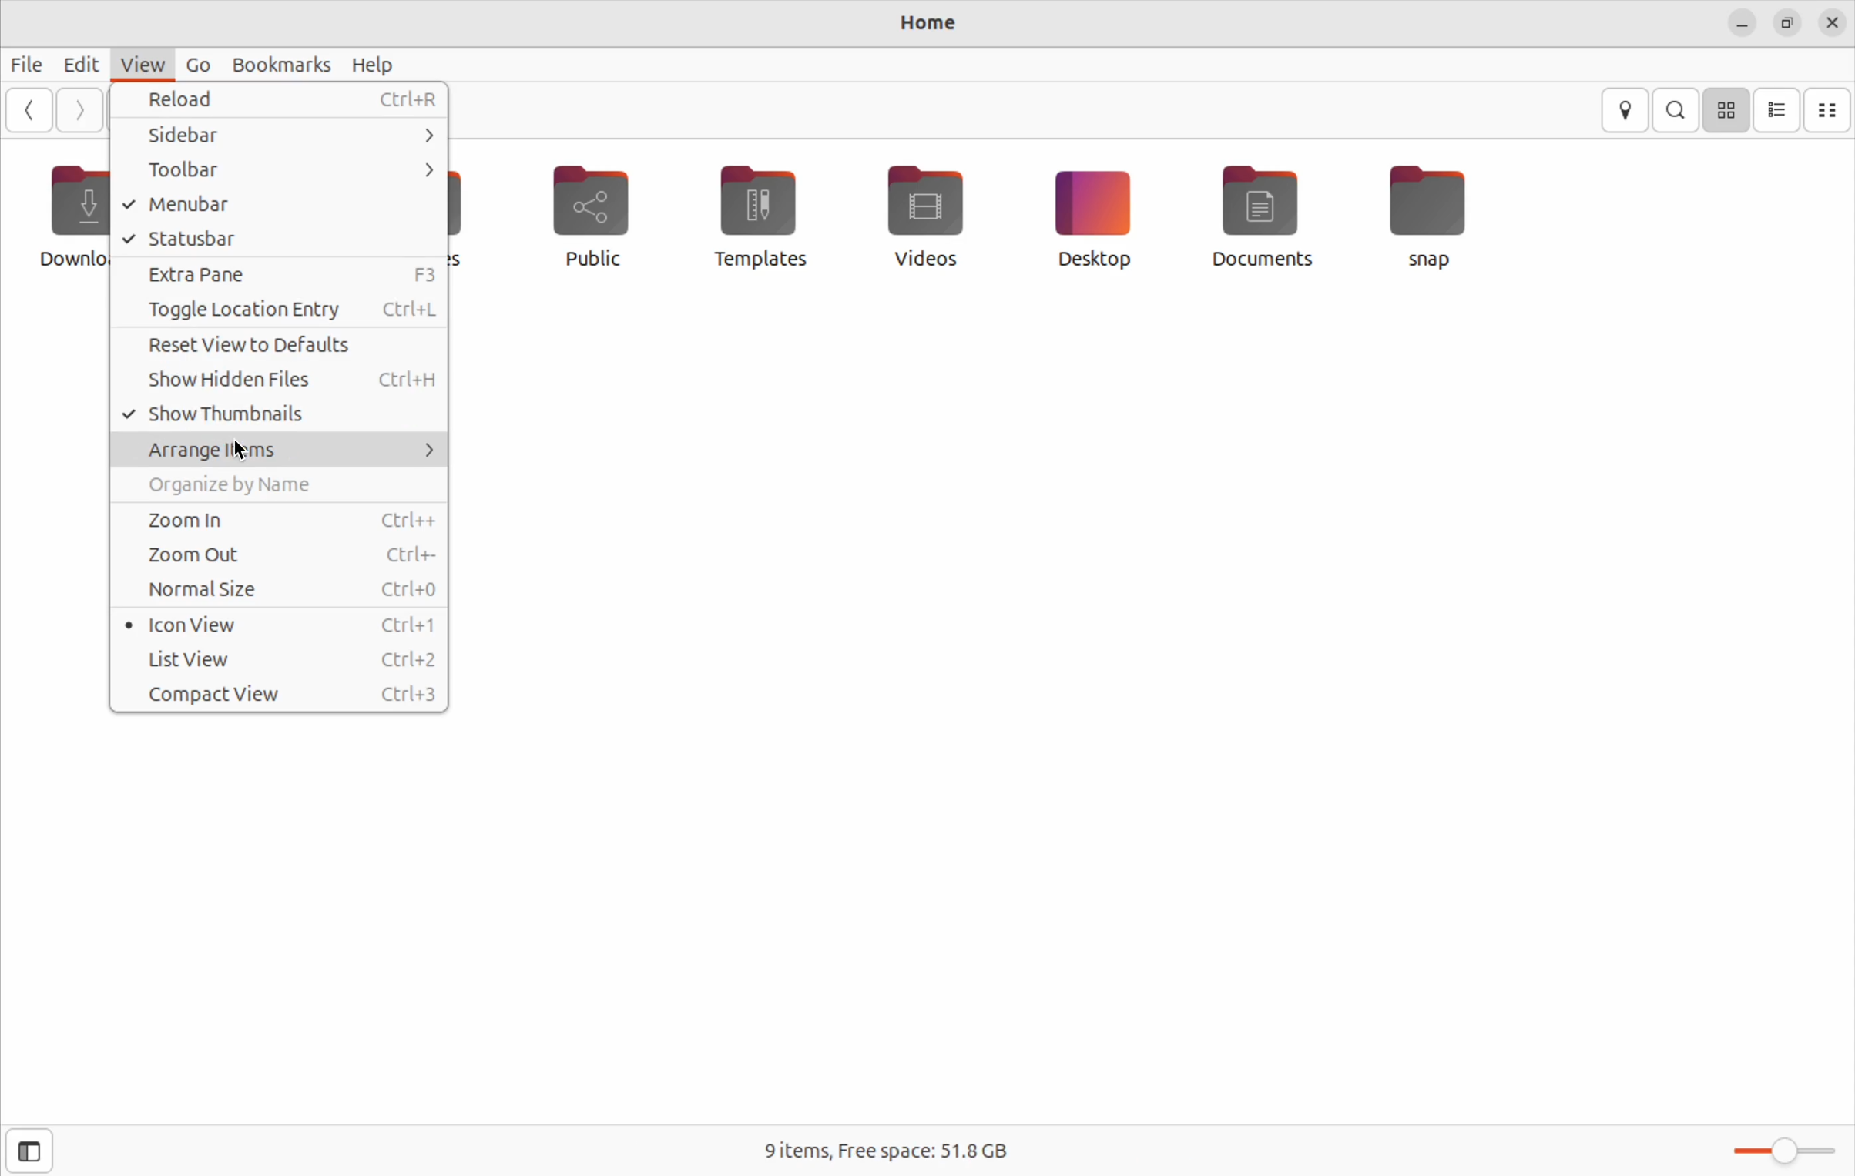  What do you see at coordinates (273, 415) in the screenshot?
I see `show thumbnails` at bounding box center [273, 415].